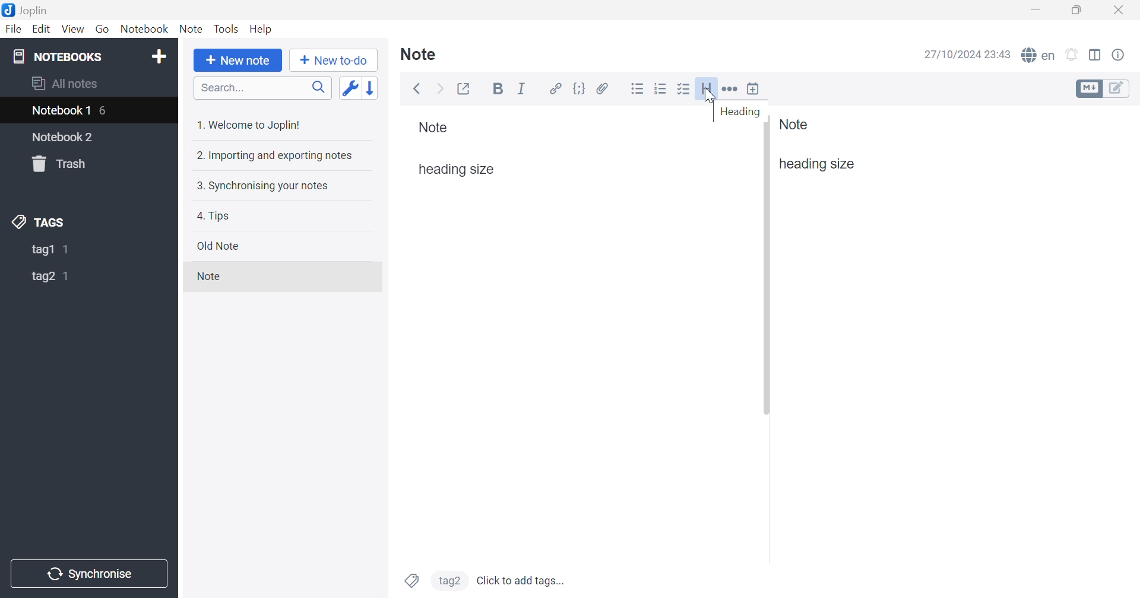  I want to click on Toggle editor layout, so click(1096, 55).